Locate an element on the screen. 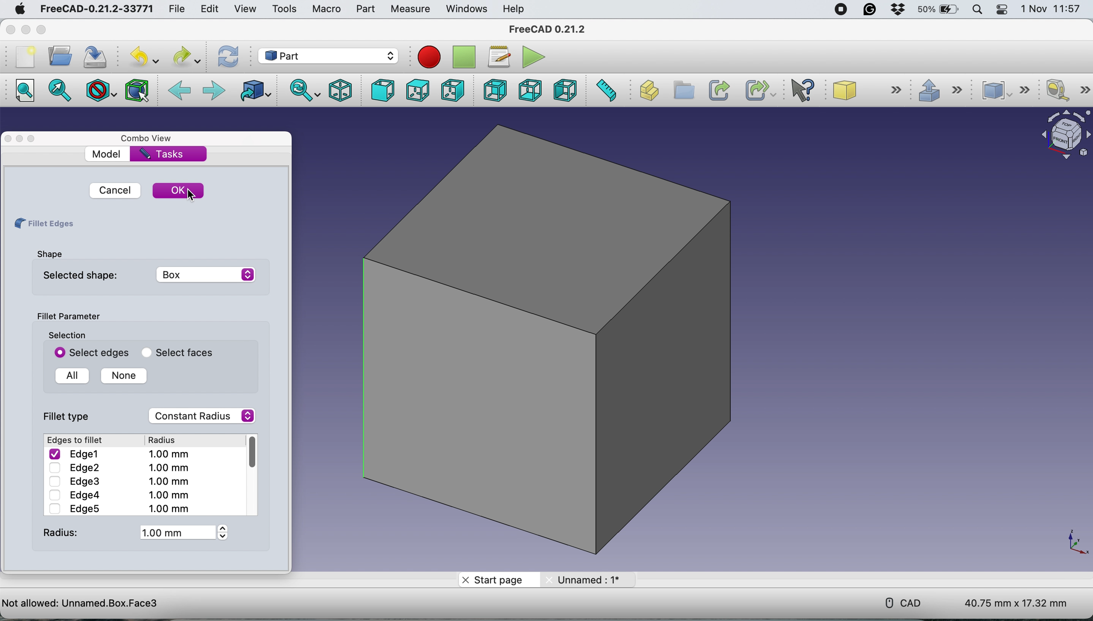 This screenshot has height=621, width=1093. rear is located at coordinates (495, 90).